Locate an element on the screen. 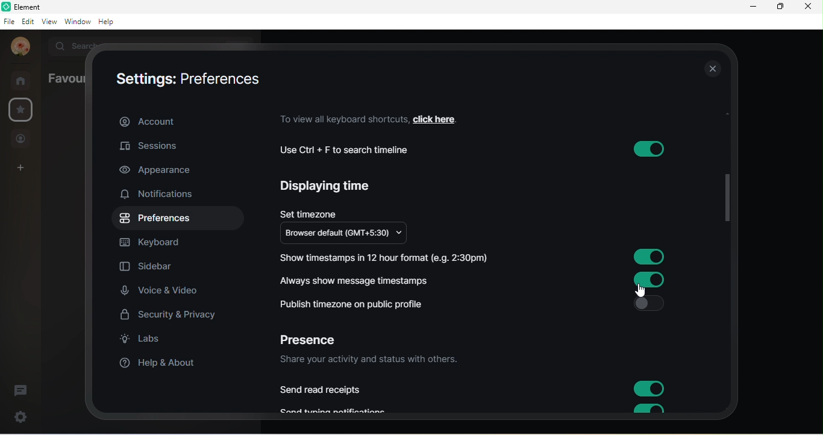 Image resolution: width=823 pixels, height=435 pixels. people is located at coordinates (22, 139).